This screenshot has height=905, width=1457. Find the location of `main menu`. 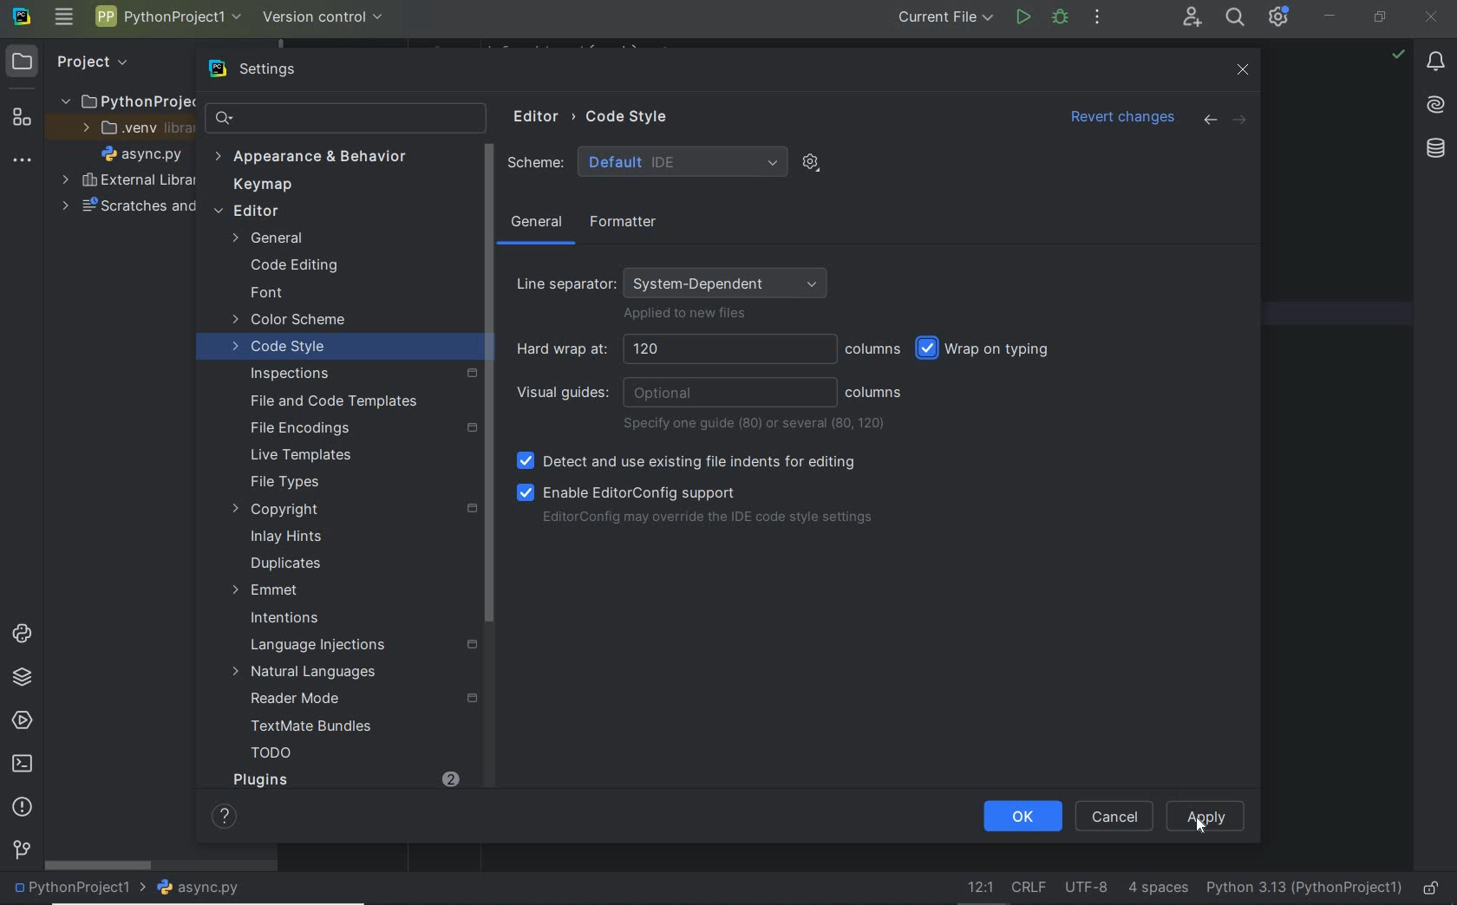

main menu is located at coordinates (65, 19).